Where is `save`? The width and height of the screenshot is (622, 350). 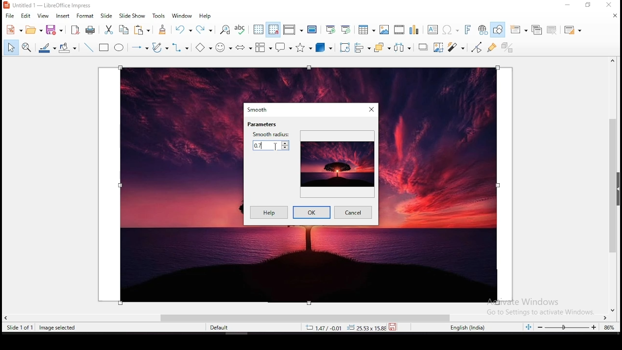
save is located at coordinates (54, 29).